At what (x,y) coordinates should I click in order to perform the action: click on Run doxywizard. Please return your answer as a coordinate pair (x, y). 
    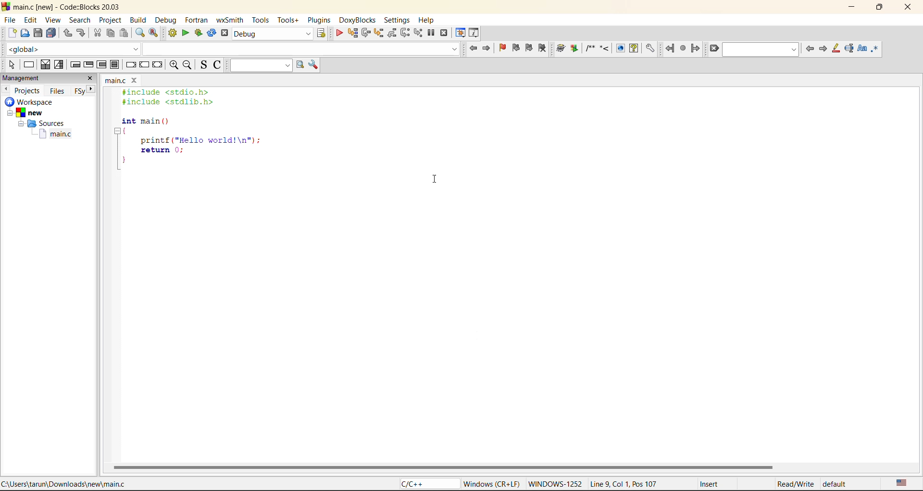
    Looking at the image, I should click on (560, 49).